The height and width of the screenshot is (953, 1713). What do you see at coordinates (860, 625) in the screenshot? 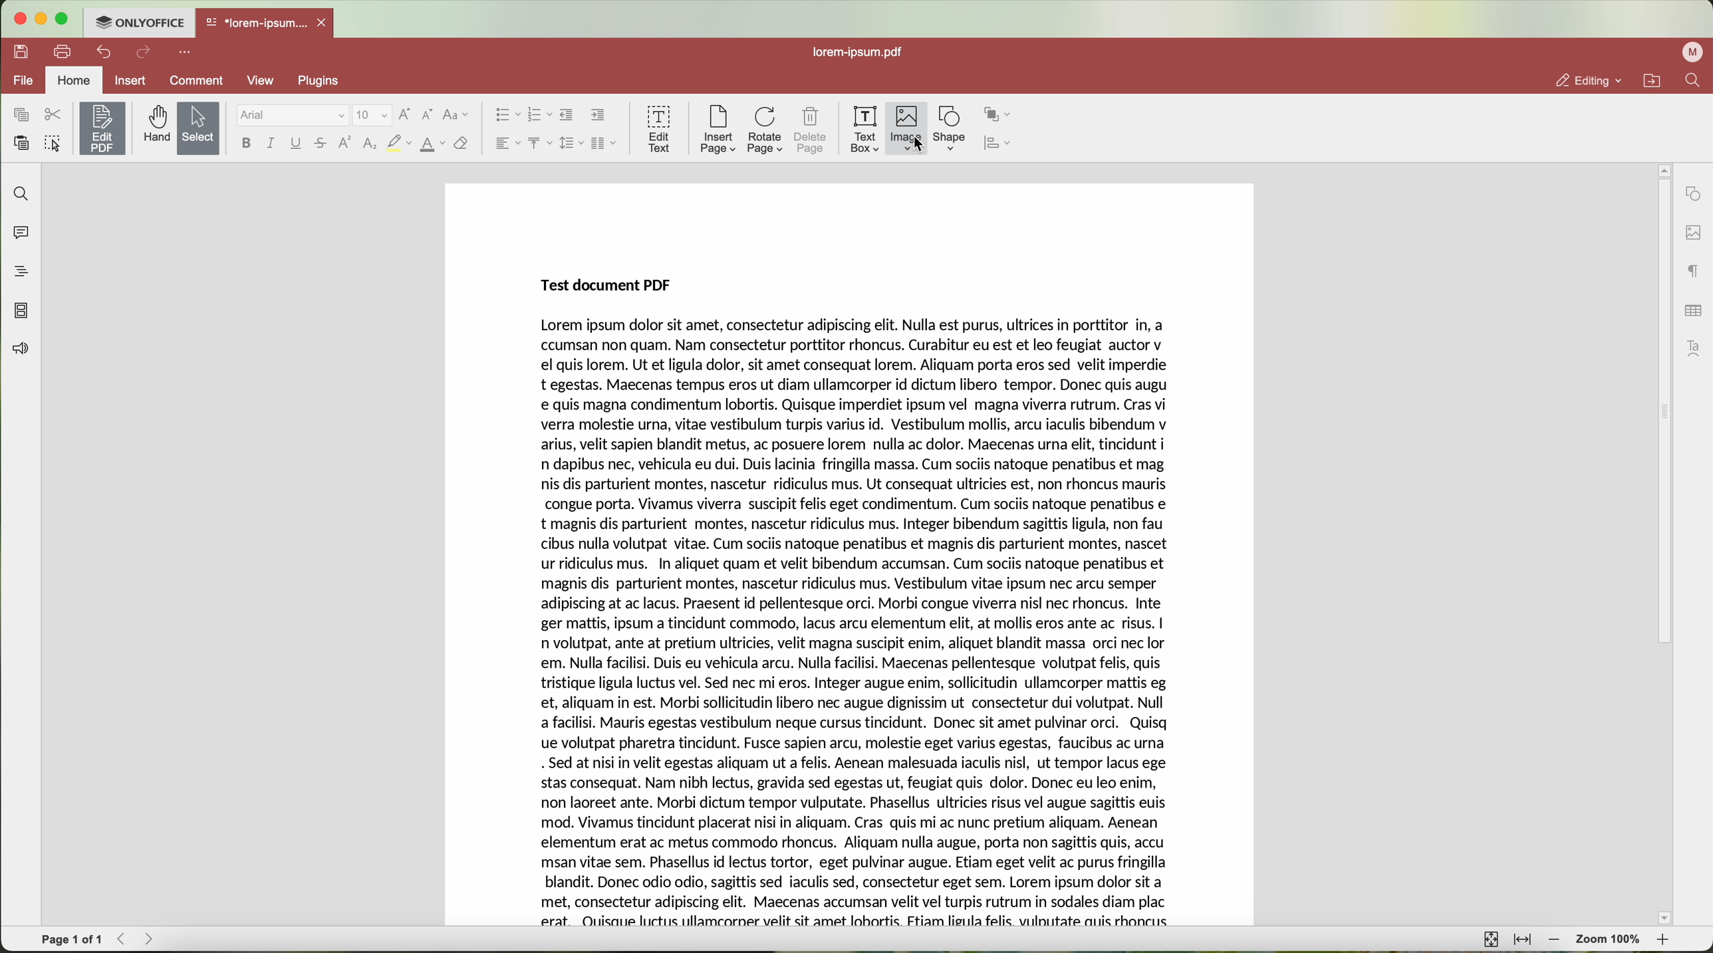
I see `Lorem Ipsum dolor sit amet, consectetur adipiscing elit. Nulla est purus, ultrices in porttitor in, a
ccumsan non quam. Nam consectetur porttitor rhoncus. Curabitur eu est et leo feugiat auctor v
el quis lorem. Ut et ligula dolor, sit amet consequat lorem. Aliquam porta eros sed velit imperdie
t egestas. Maecenas tempus eros ut diam ullamcorper id dictum libero tempor. Donec quis augu
e quis magna condimentum lobortis. Quisque imperdiet ipsum vel magna viverra rutrum. Cras vi
verra molestie urna, vitae vestibulum turpis varius id. Vestibulum mollis, arcu iaculis bibendum v
arius, velit sapien blandit metus, ac posuere lorem nulla ac dolor. Maecenas urna elit, tincidunt i
n dapibus nec, vehicula eu dui. Duis lacinia fringilla massa. Cum sociis natoque penatibus et mag
nis dis parturient montes, nascetur ridiculus mus. Ut consequat ultricies est, non rhoncus mauris
congue porta. Vivamus viverra suscipit felis eget condimentum. Cum sociis natoque penatibus e
t magnis dis parturient montes, nascetur ridiculus mus. Integer bibendum sagittis ligula, non fau
cibus nulla volutpat vitae. Cum sociis natoque penatibus et magnis dis parturient montes, nascet
ur ridiculus mus. In aliquet quam et velit bibendum accumsan. Cum sociis natoque penatibus et
magnis dis parturient montes, nascetur ridiculus mus. Vestibulum vitae ipsum nec arcu semper
adipiscing at ac lacus. Praesent id pellentesque orci. Morbi congue viverra nisl nec rhoncus. Inte
ger mattis, ipsum a tincidunt commodo, lacus arcu elementum elit, at mollis eros ante ac risus. |
n volutpat, ante at pretium ultricies, velit magna suscipit enim, aliquet blandit massa orci nec lor
em. Nulla facilisi. Duis eu vehicula arcu. Nulla facilisi. Maecenas pellentesque volutpat felis, quis
tristique ligula luctus vel. Sed nec mi eros. Integer augue enim, sollicitudin ullamcorper mattis eg
et, aliquam in est. Morbi sollicitudin libero nec augue dignissim ut consectetur dui volutpat. Null
a facilisi. Mauris egestas vestibulum neque cursus tincidunt. Donec sit amet pulvinar orci. Quisq
ue volutpat pharetra tincidunt. Fusce sapien arcu, molestie eget varius egestas, faucibus ac urna
. Sed at nisi in velit egestas aliquam ut a felis. Aenean malesuada iaculis nisl, ut tempor lacus ege
stas consequat. Nam nibh lectus, gravida sed egestas ut, feugiat quis dolor. Donec eu leo enim,
non laoreet ante. Morbi dictum tempor vulputate. Phasellus ultricies risus vel augue sagittis euis
mod. Vivamus tincidunt placerat nisi in aliquam. Cras quis mi ac nunc pretium aliquam. Aenean
elementum erat ac metus commodo rhoncus. Aliquam nulla augue, porta non sagittis quis, accu
msan vitae sem. Phasellus id lectus tortor, eget pulvinar augue. Etiam eget velit ac purus fringilla
blandit. Donec odio odio, sagittis sed iaculis sed, consectetur eget sem. Lorem ipsum dolor sit a
met, consectetur adipiscing elit. Maecenas accumsan velit vel turpis rutrum in sodales diam plac
erat. Ouisaue luctus ullamcorner velit sit amet lobortis Ftiam ligula felis. vulnutate auis rhoncus` at bounding box center [860, 625].